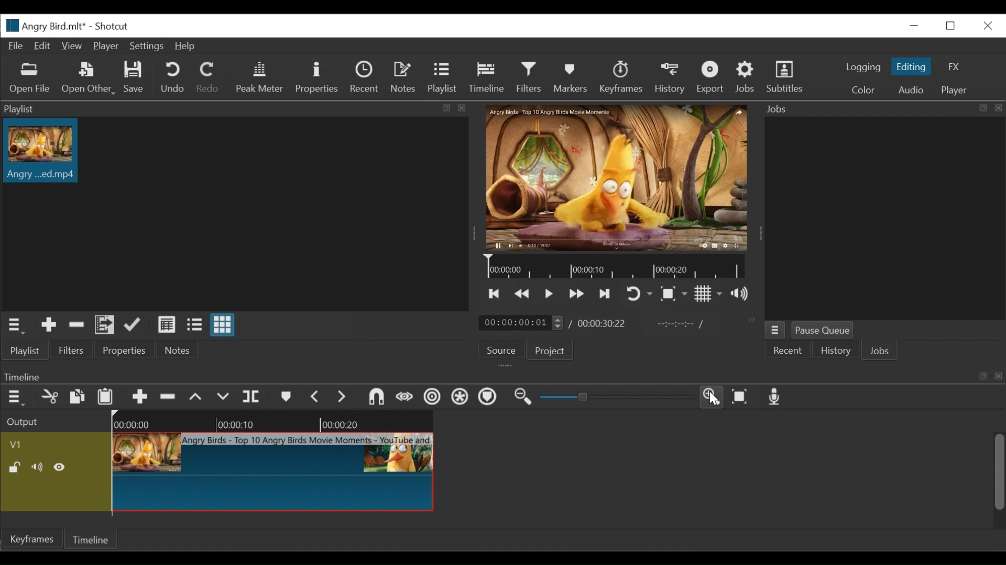 The image size is (1006, 565). Describe the element at coordinates (27, 420) in the screenshot. I see `Output` at that location.